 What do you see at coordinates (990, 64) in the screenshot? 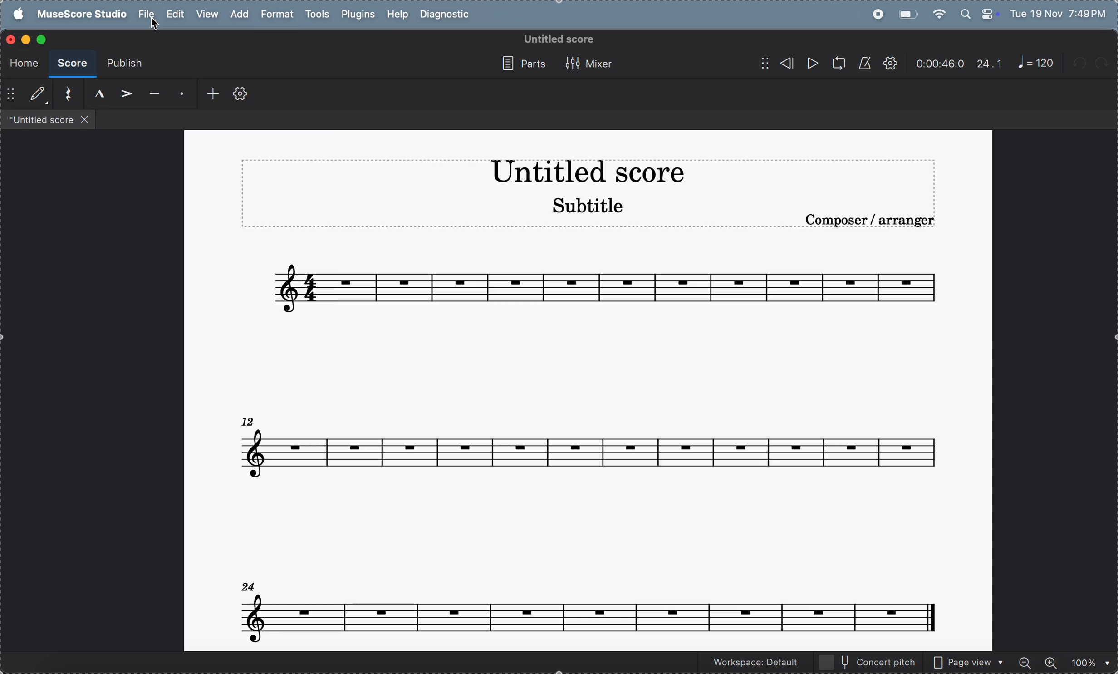
I see `24.1` at bounding box center [990, 64].